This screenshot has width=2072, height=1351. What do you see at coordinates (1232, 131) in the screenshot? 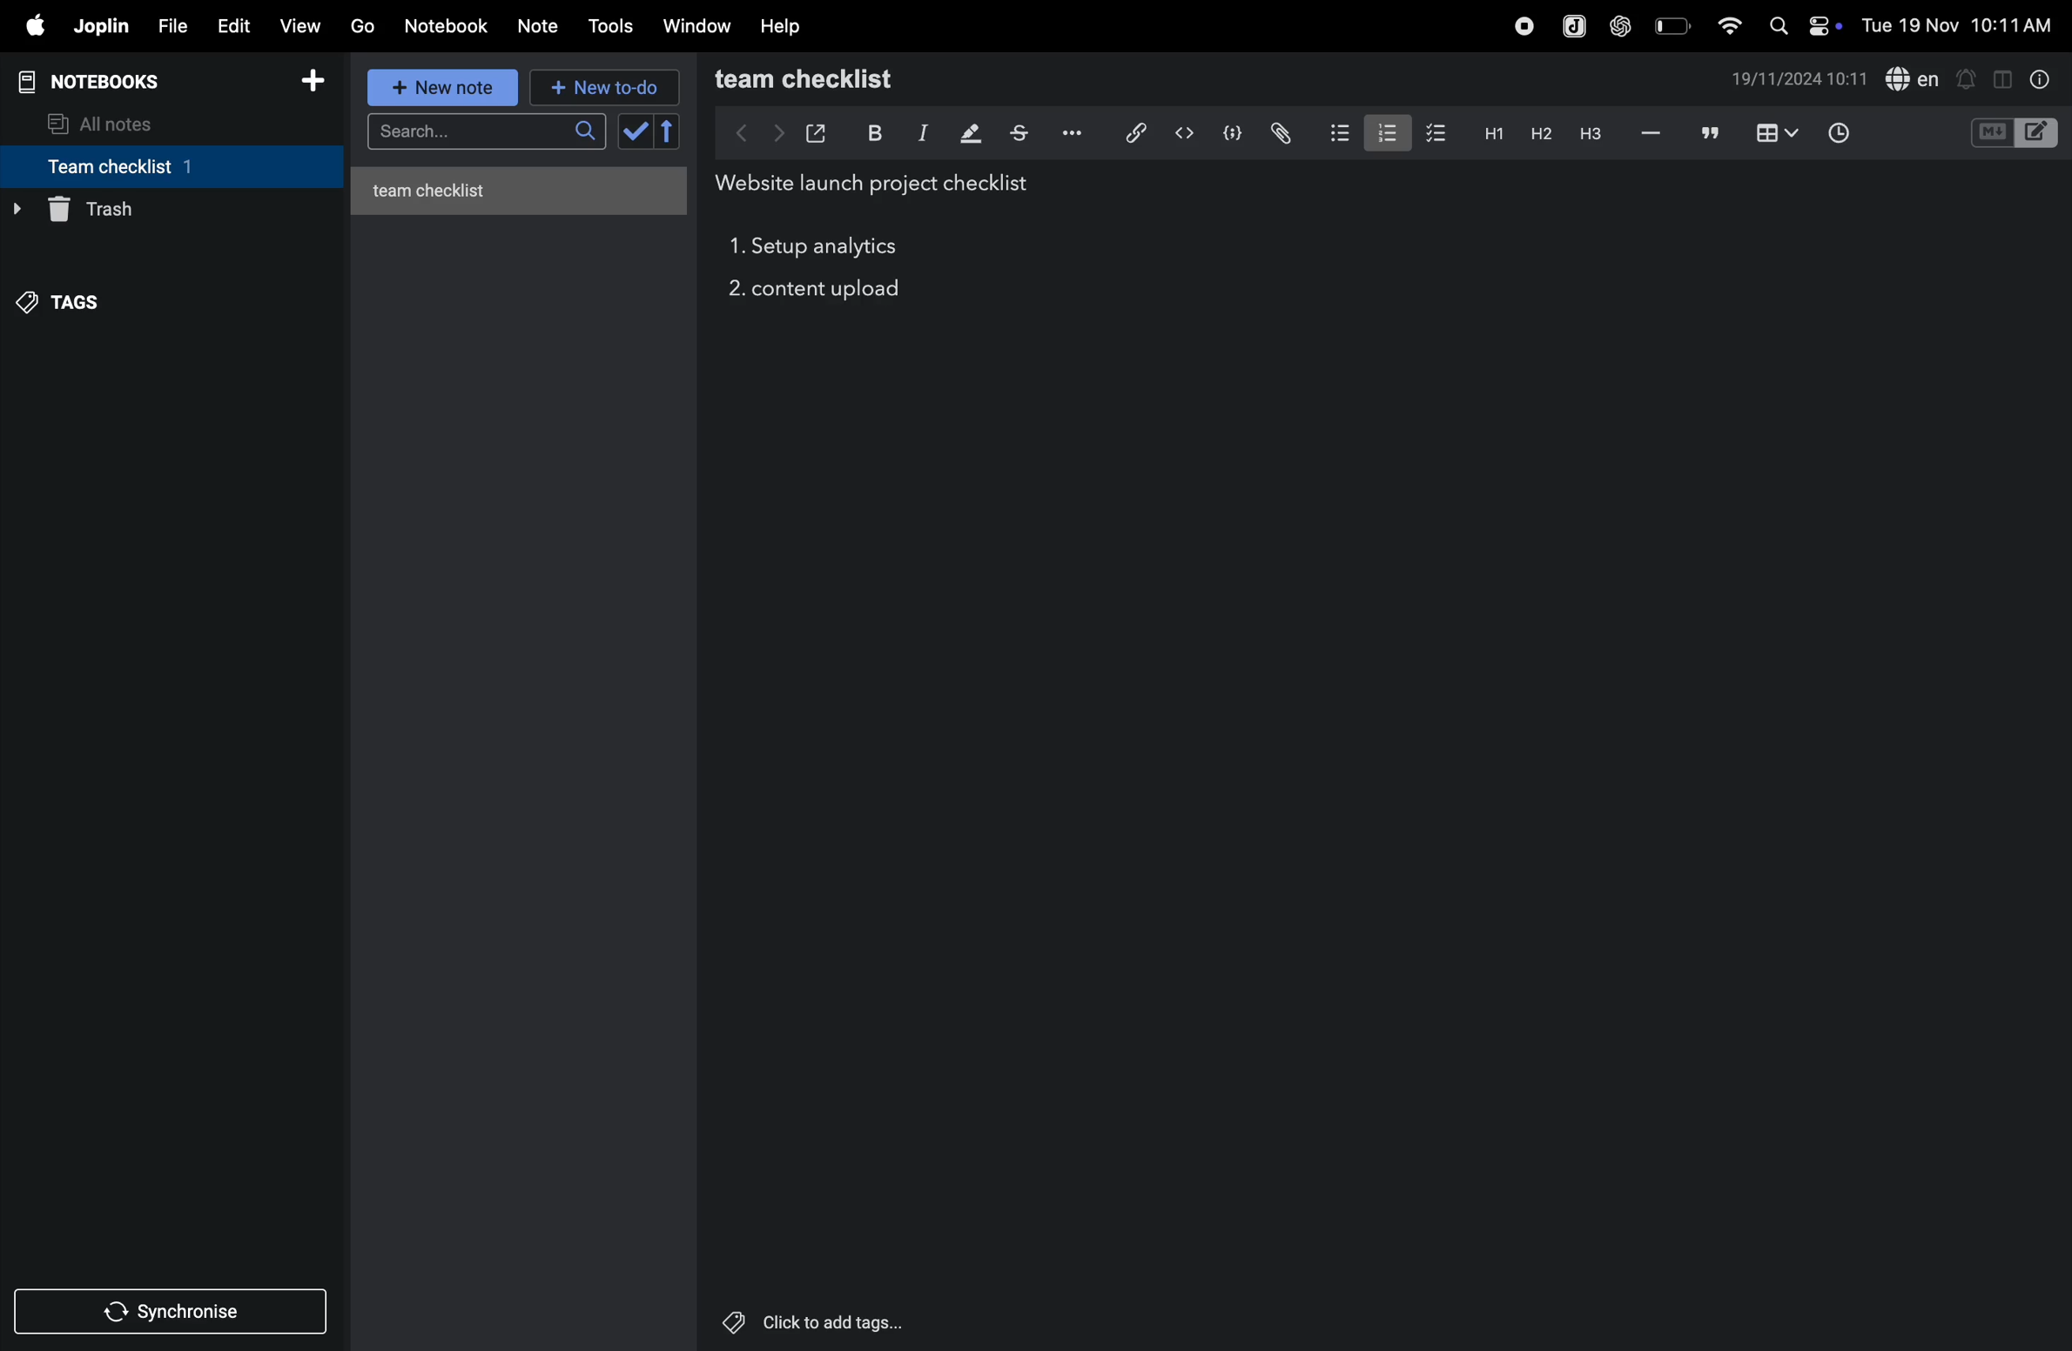
I see `code block` at bounding box center [1232, 131].